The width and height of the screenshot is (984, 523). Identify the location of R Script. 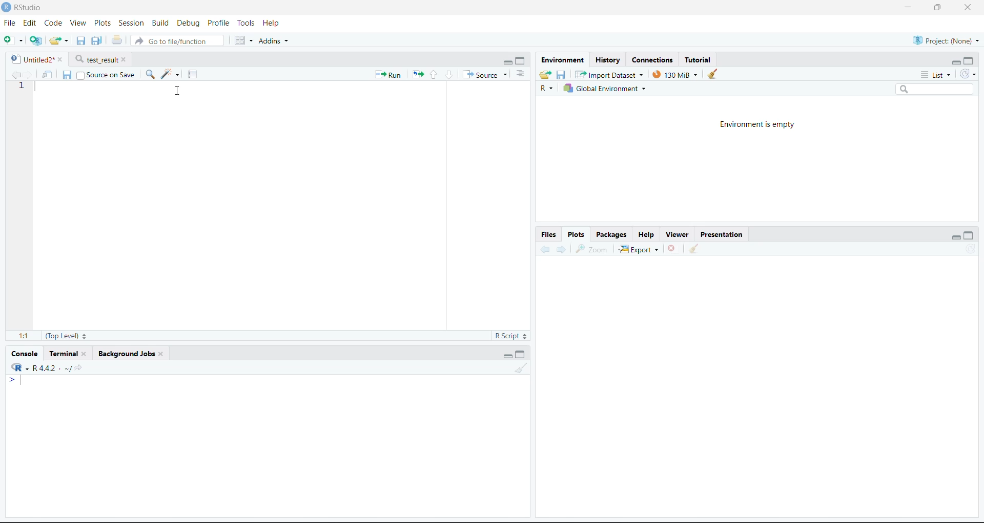
(512, 336).